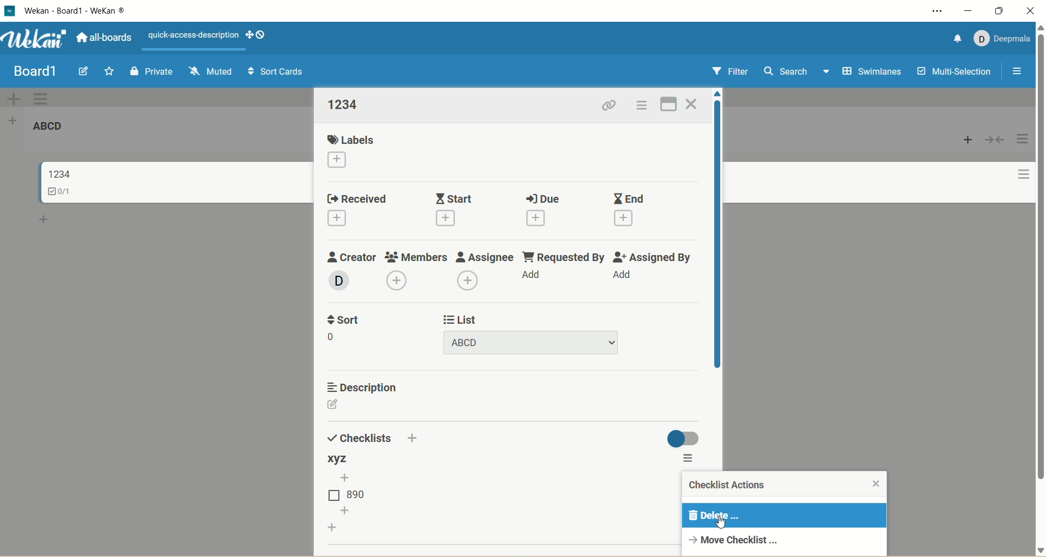 The image size is (1046, 557). What do you see at coordinates (58, 173) in the screenshot?
I see `title` at bounding box center [58, 173].